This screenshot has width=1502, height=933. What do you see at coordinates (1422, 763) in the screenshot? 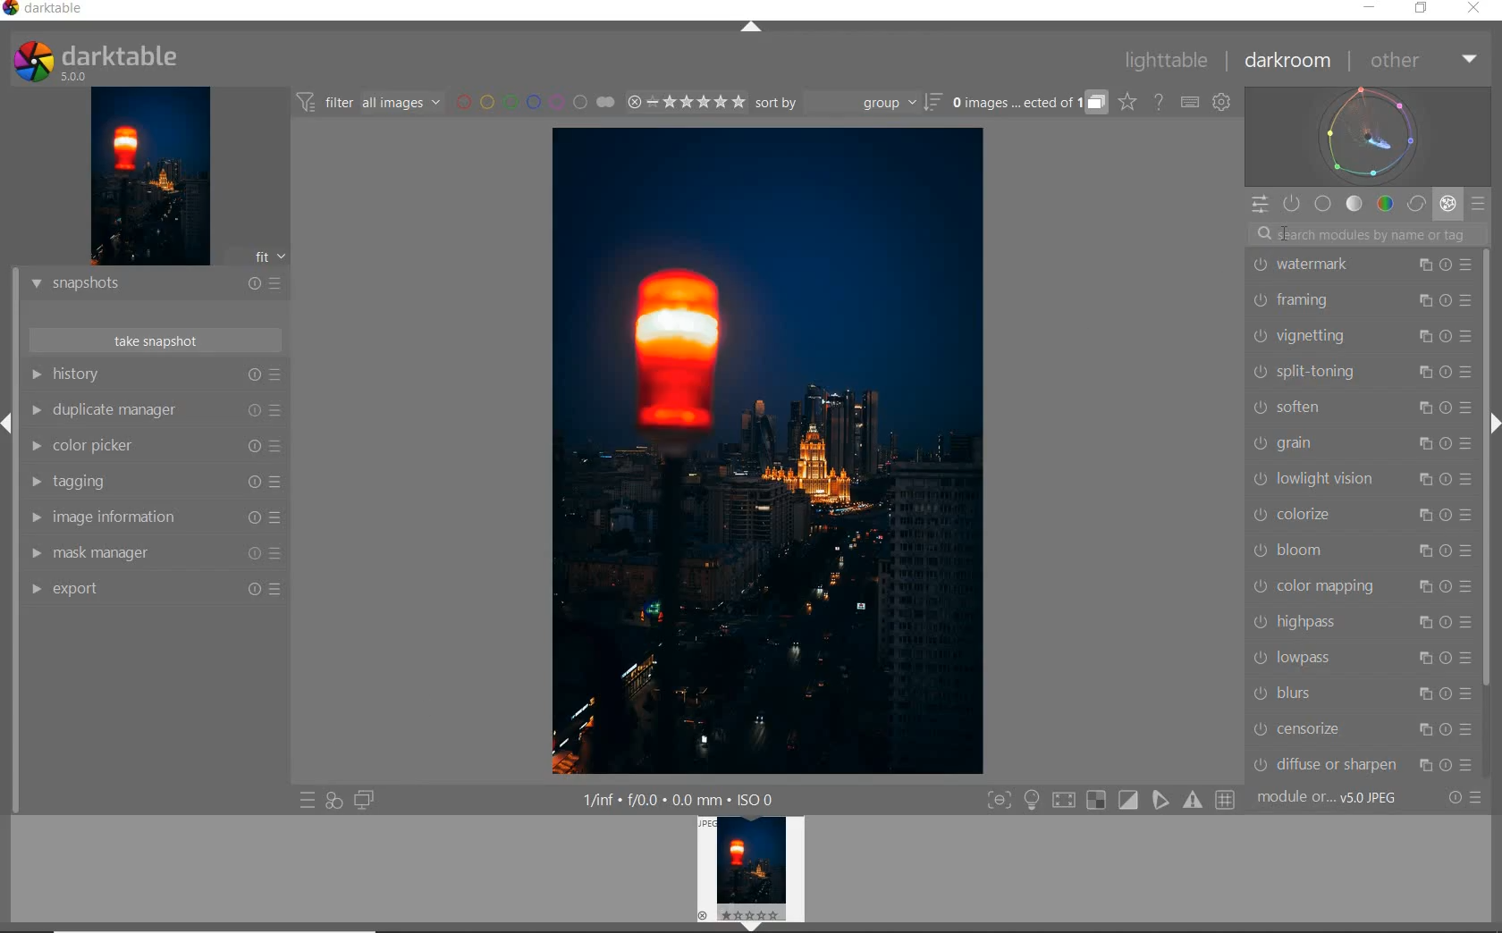
I see `Multiple instance` at bounding box center [1422, 763].